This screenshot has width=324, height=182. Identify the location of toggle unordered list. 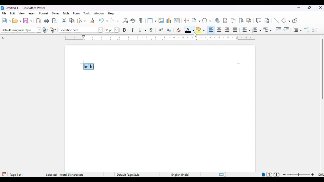
(246, 30).